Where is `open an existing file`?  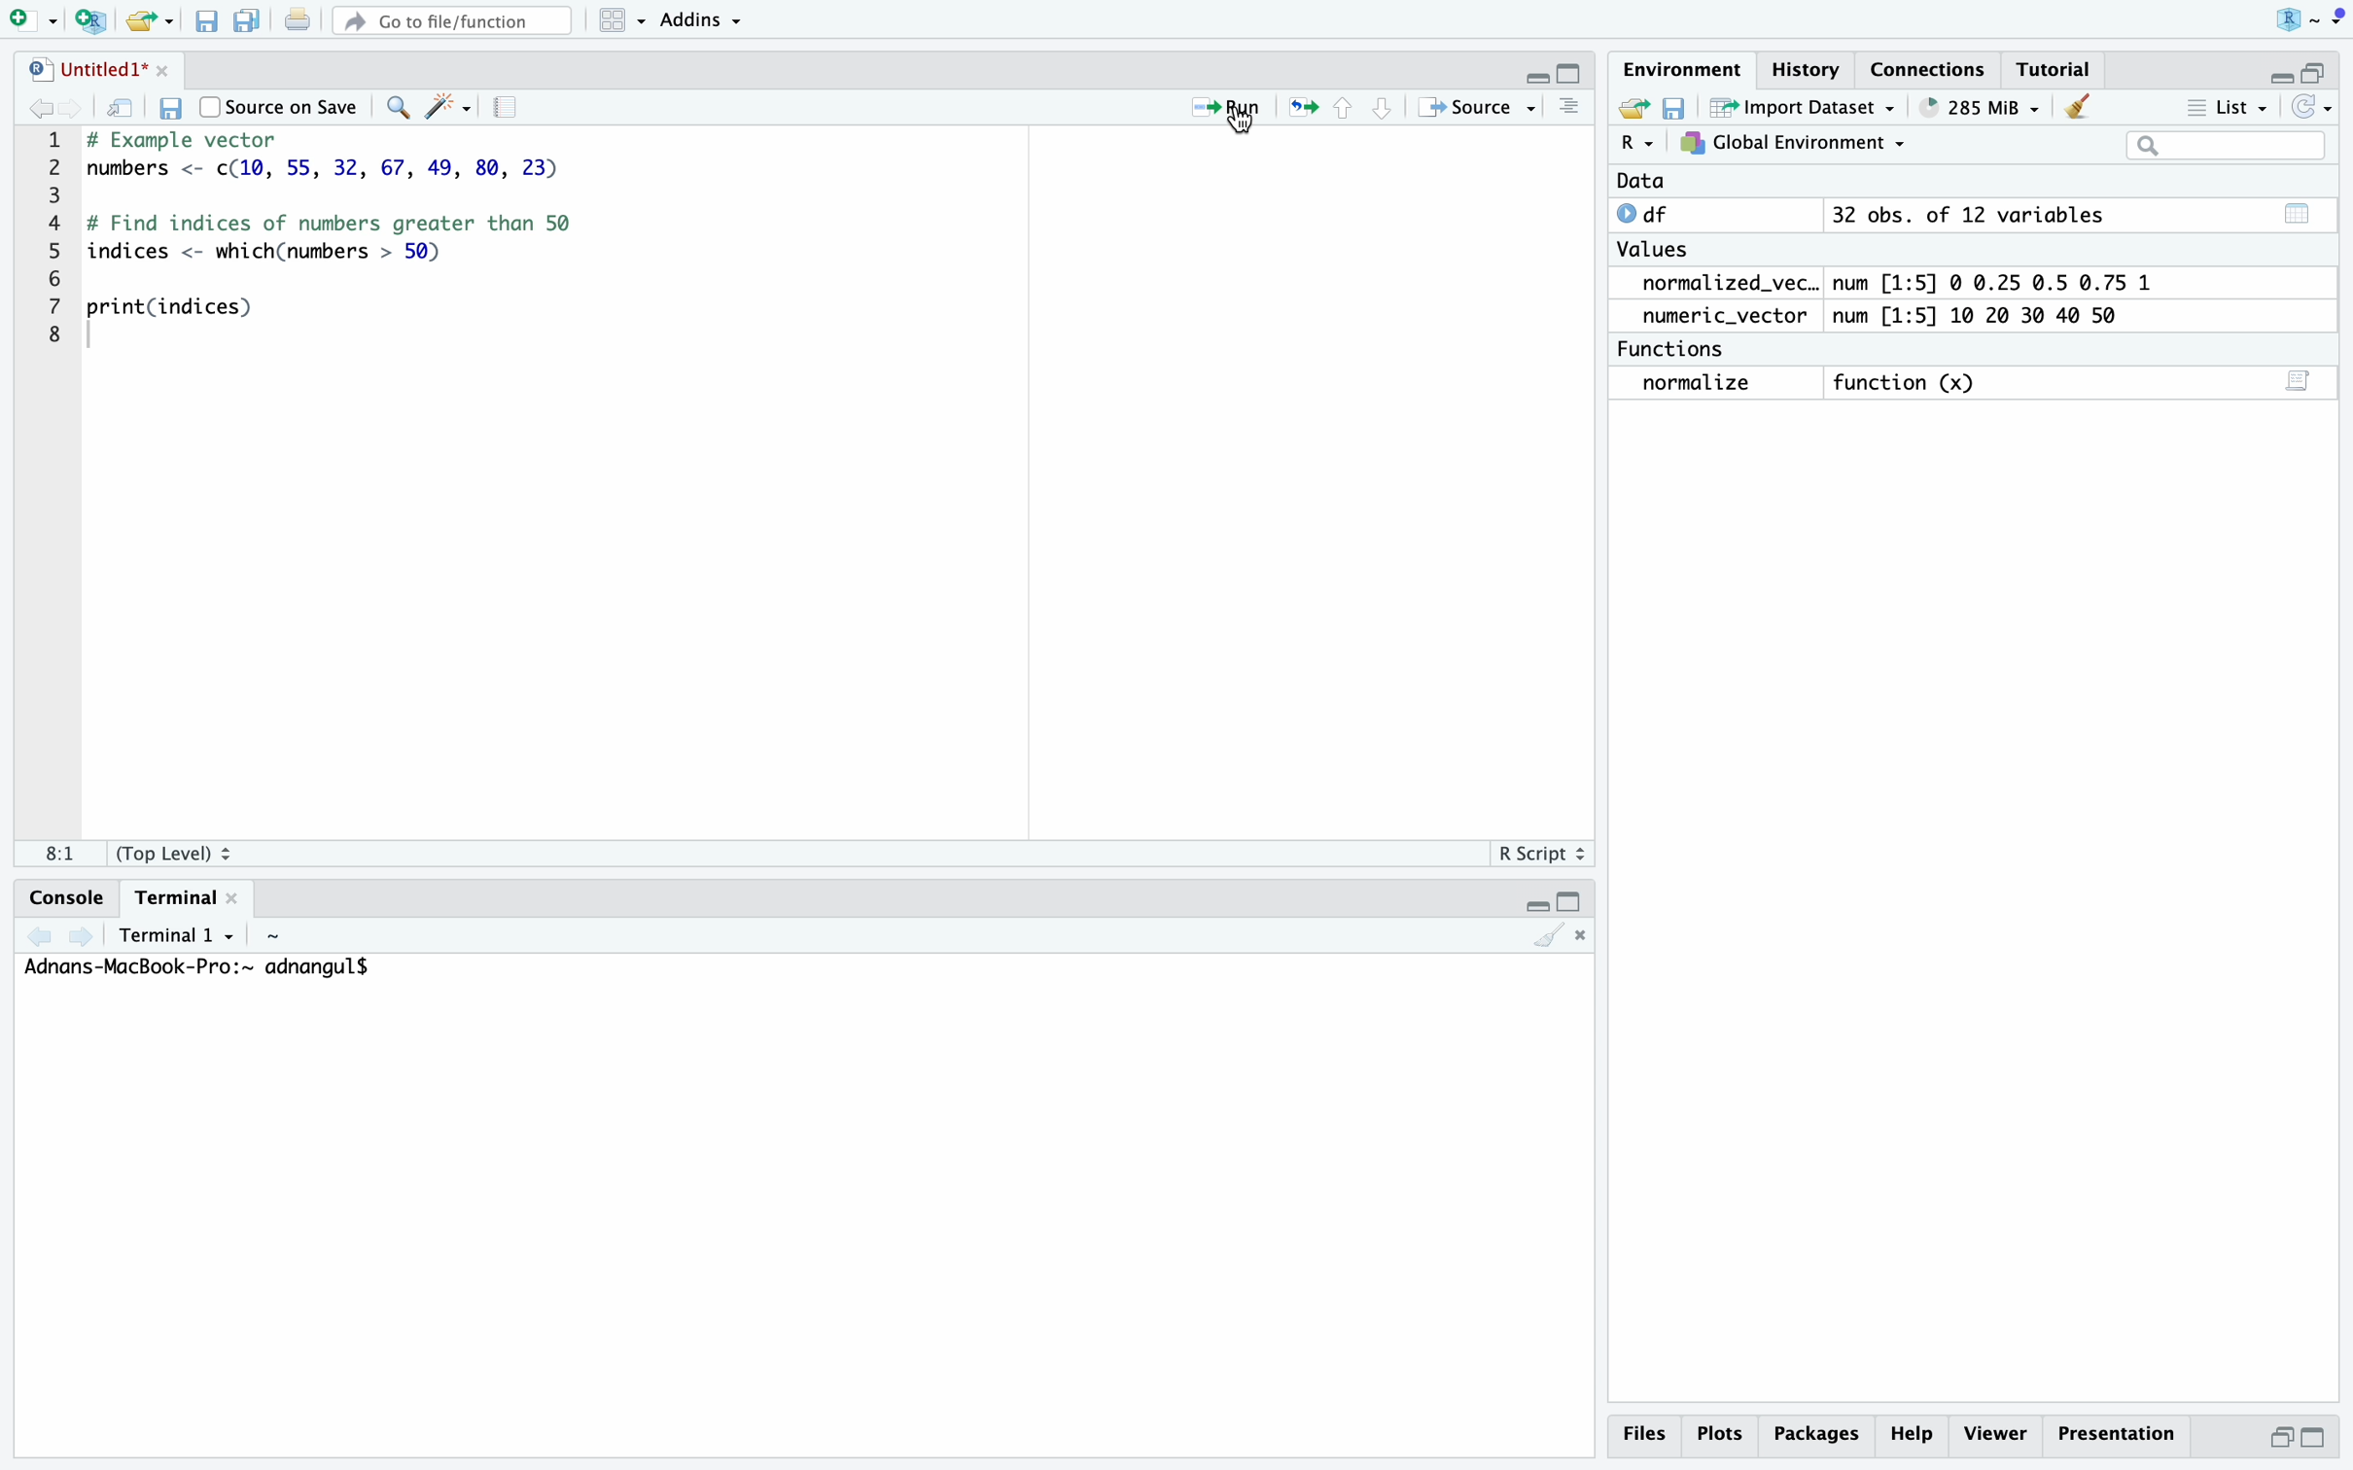
open an existing file is located at coordinates (148, 18).